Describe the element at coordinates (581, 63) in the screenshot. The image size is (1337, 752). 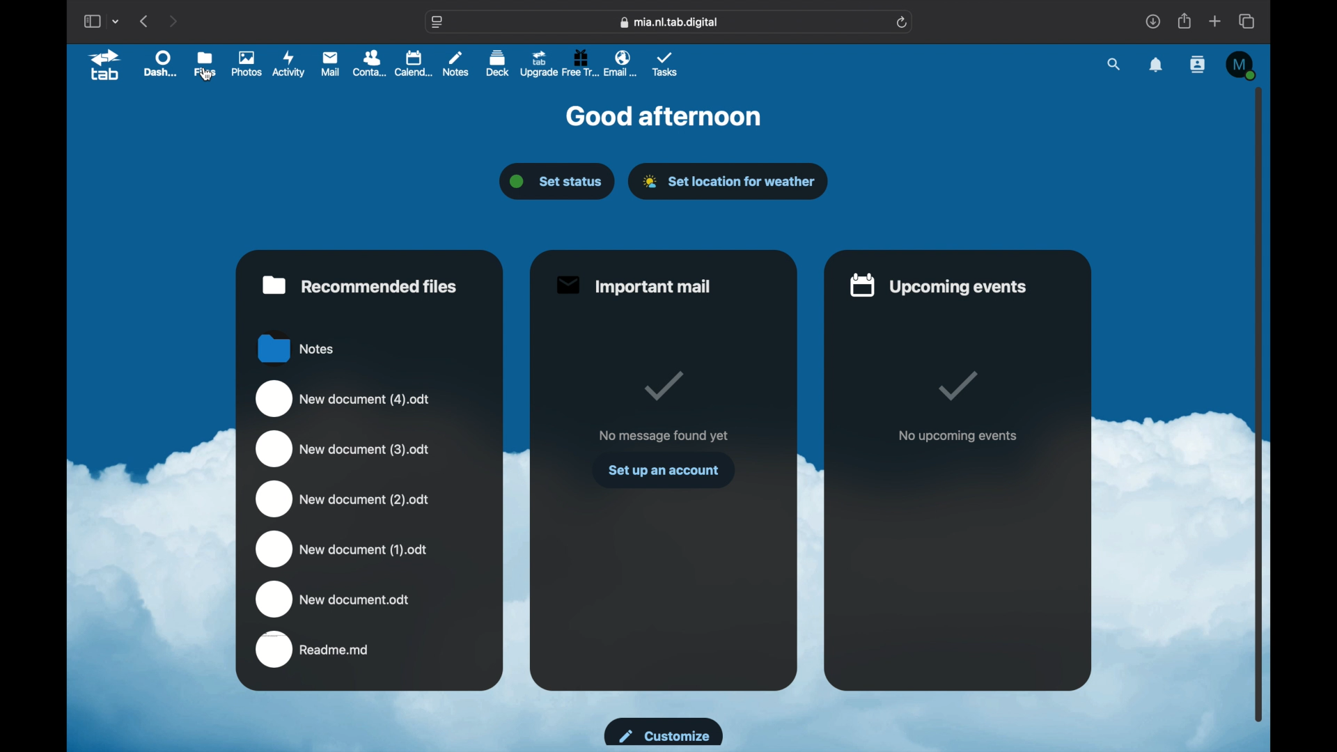
I see `free trial` at that location.